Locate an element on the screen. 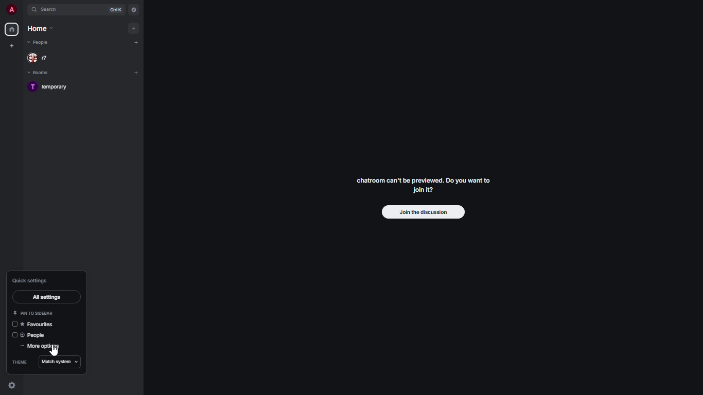  ctrl K is located at coordinates (116, 9).